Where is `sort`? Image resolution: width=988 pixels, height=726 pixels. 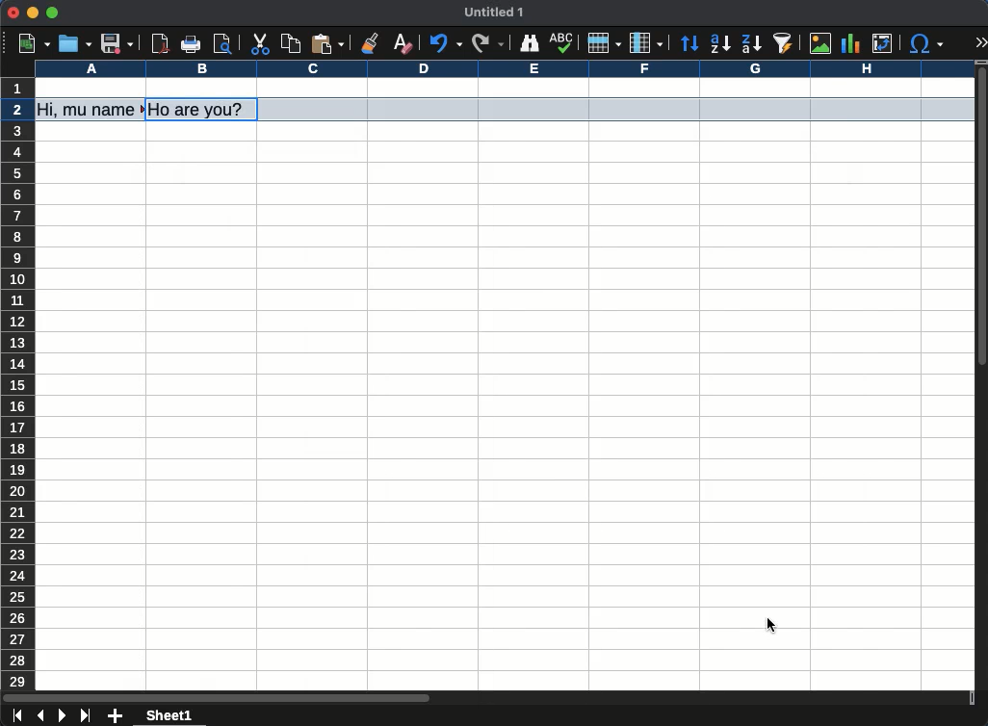 sort is located at coordinates (689, 44).